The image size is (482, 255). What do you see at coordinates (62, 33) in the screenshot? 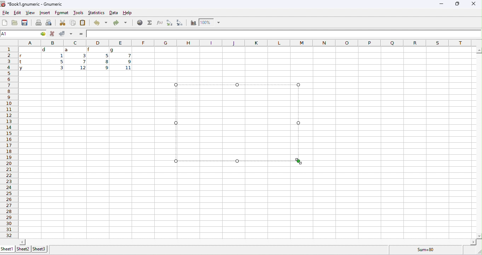
I see `accept changes` at bounding box center [62, 33].